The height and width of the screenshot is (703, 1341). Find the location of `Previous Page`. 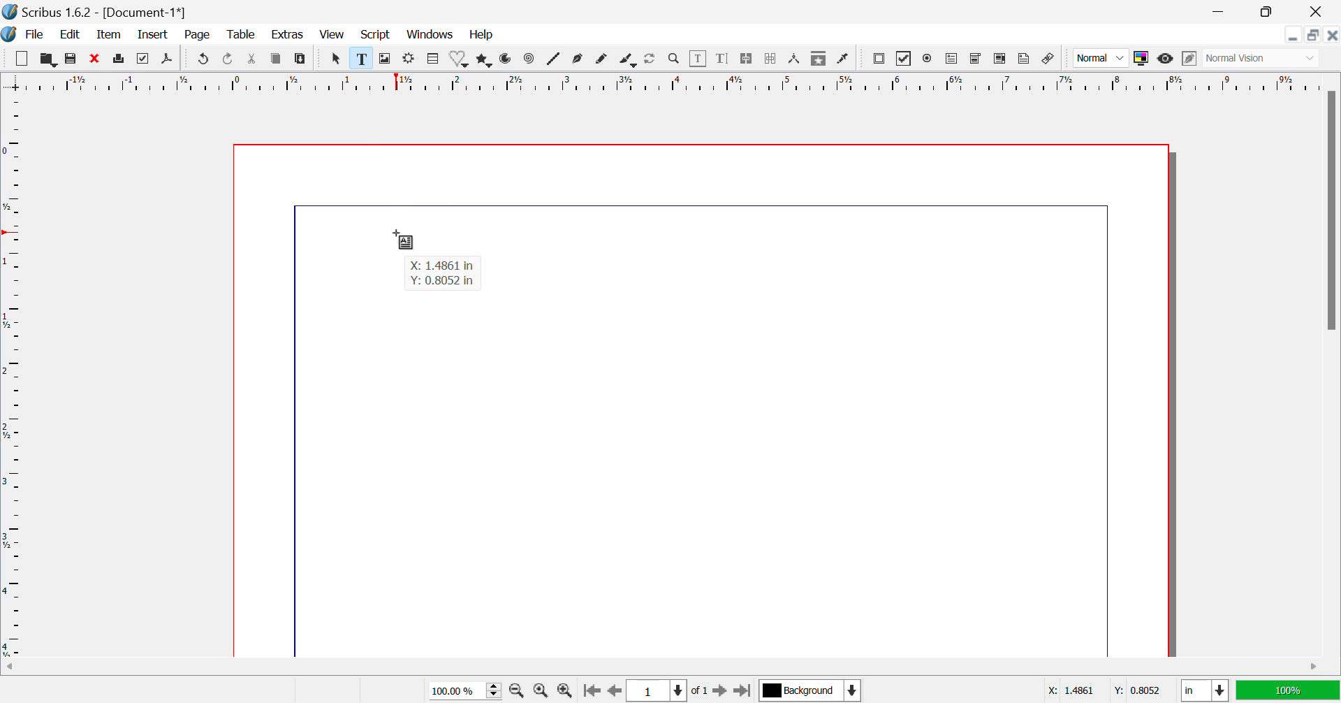

Previous Page is located at coordinates (613, 691).